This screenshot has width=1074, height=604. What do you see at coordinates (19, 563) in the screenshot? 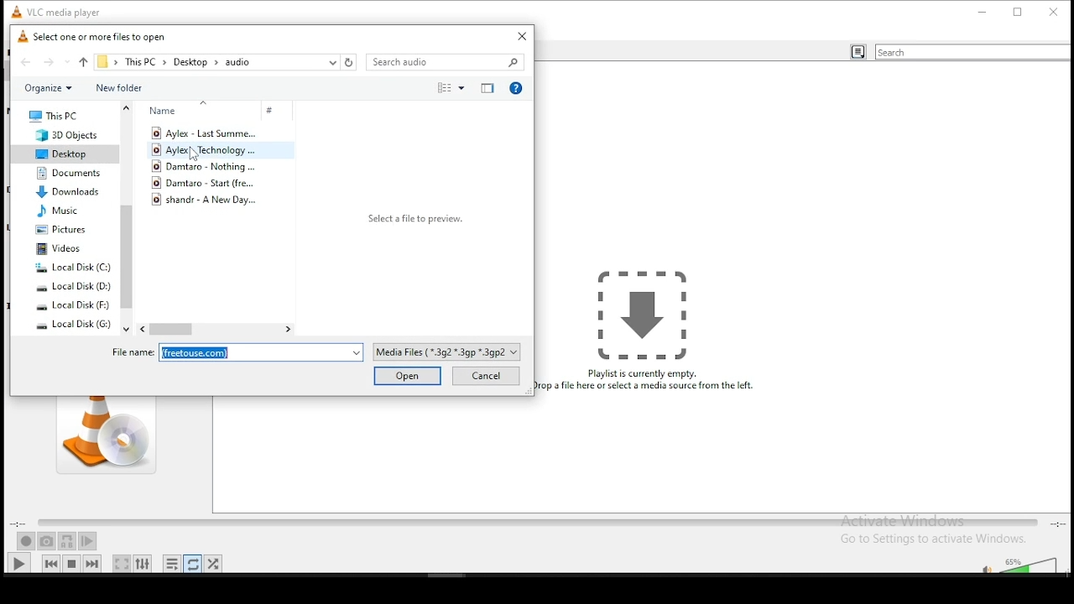
I see `play/pause` at bounding box center [19, 563].